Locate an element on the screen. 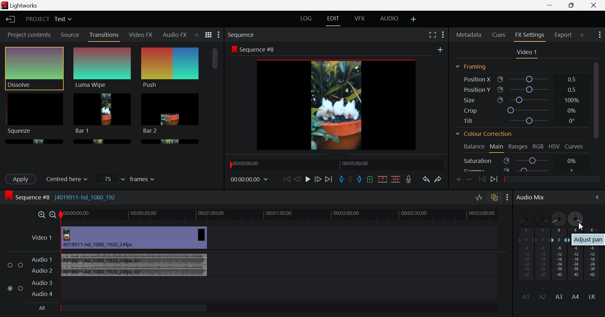 The image size is (605, 317). Timeline Zoom In/Out is located at coordinates (46, 215).